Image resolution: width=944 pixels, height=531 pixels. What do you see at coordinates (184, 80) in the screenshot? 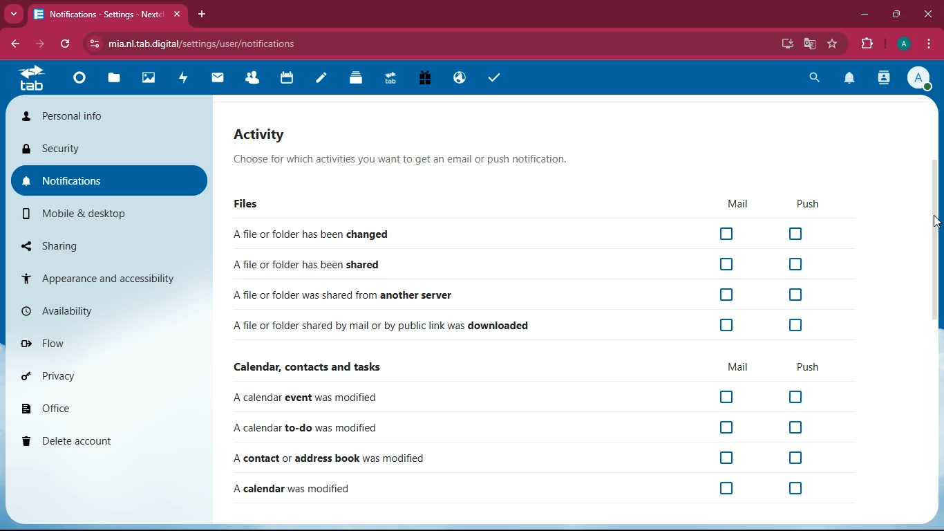
I see `activity` at bounding box center [184, 80].